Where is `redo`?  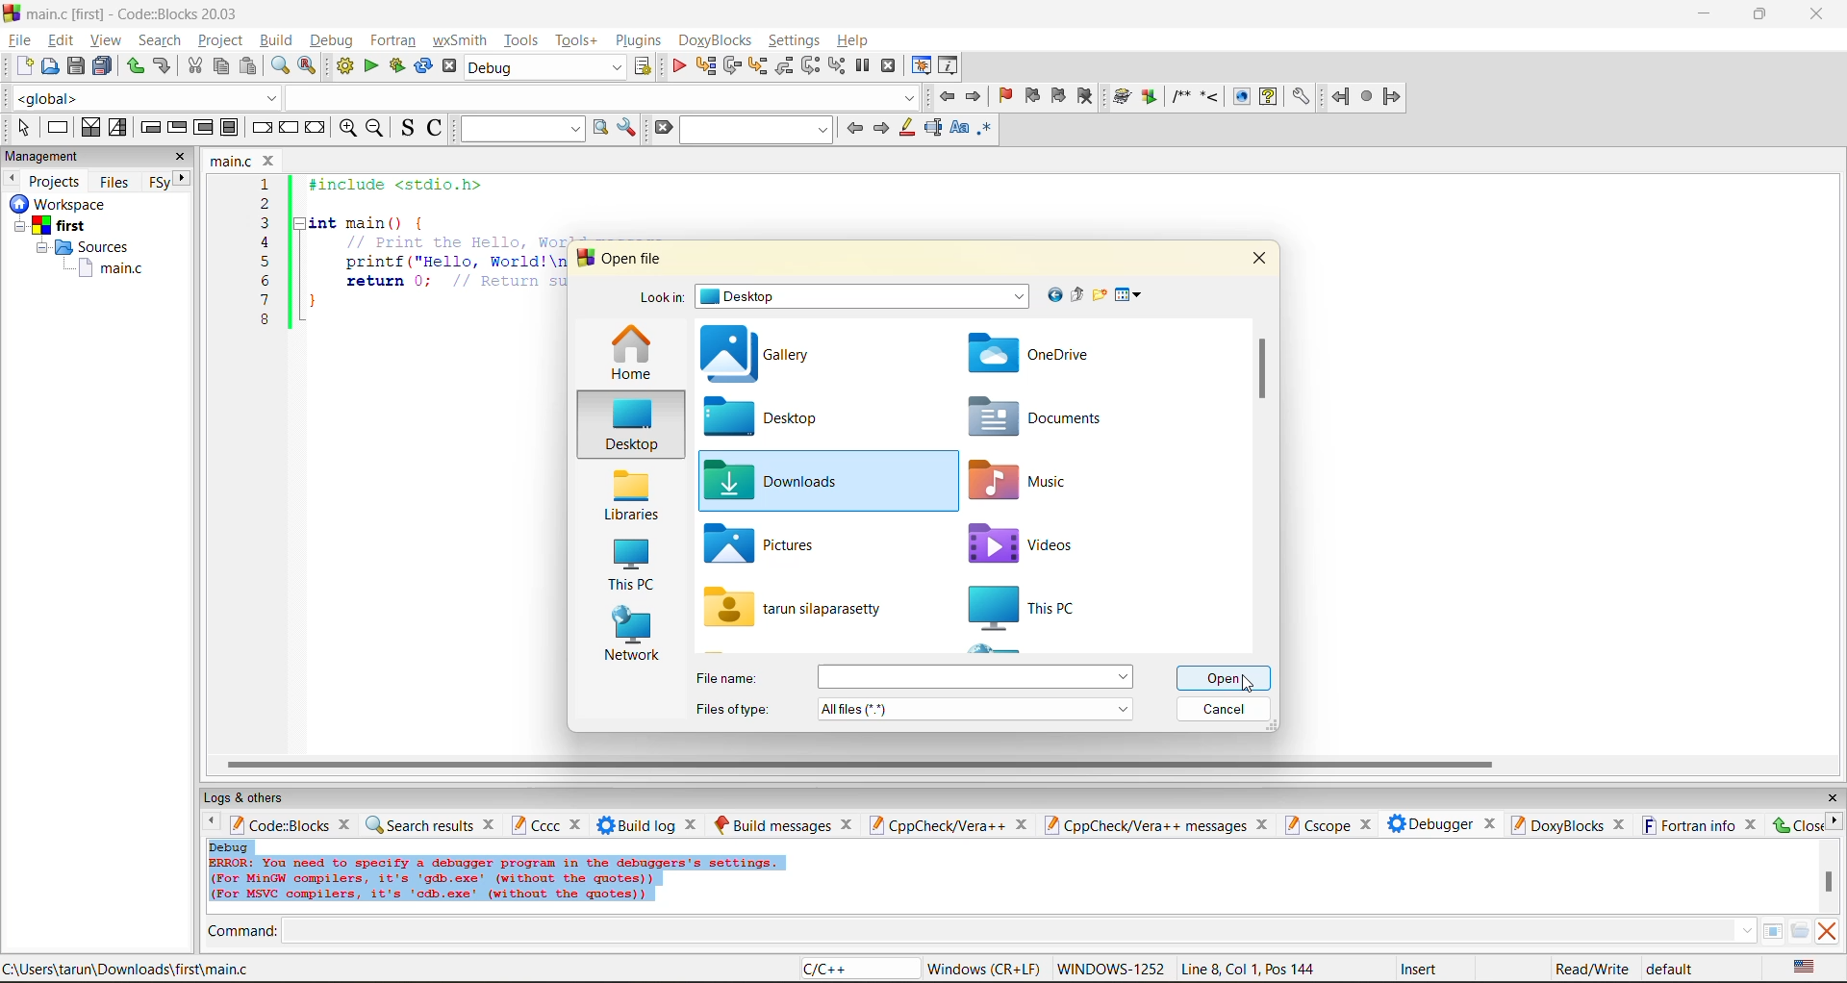
redo is located at coordinates (135, 66).